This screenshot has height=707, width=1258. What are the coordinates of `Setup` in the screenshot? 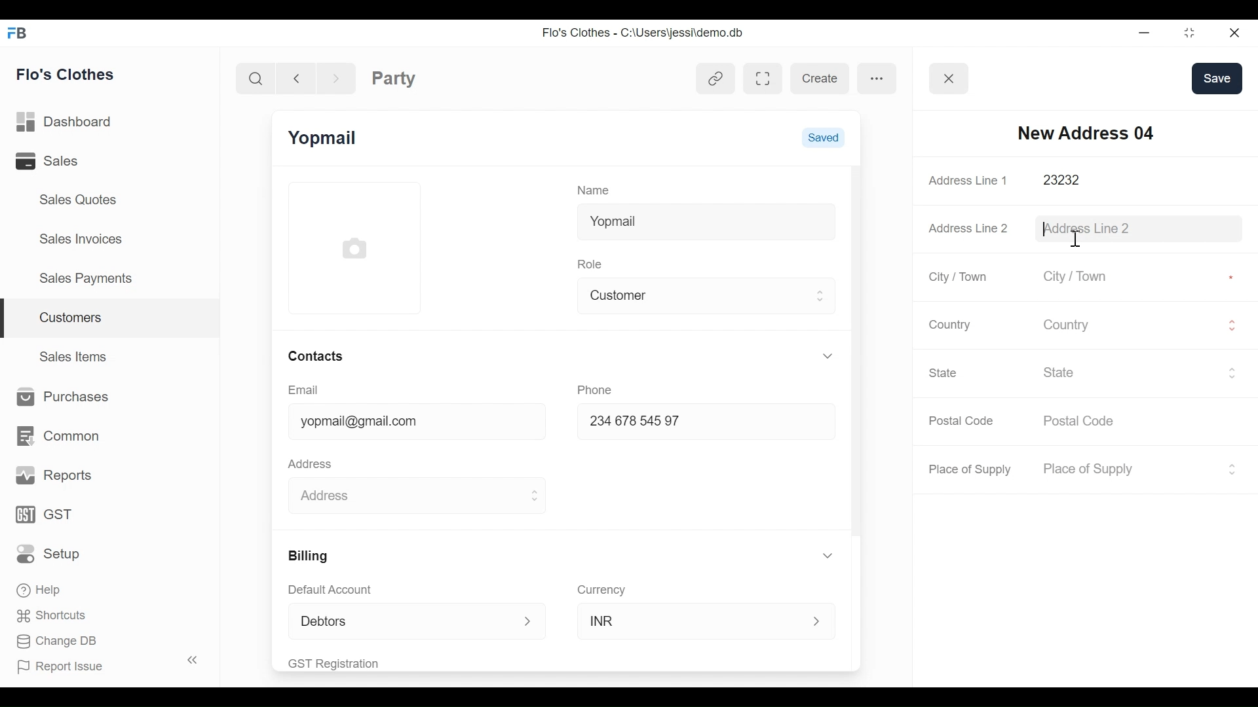 It's located at (52, 553).